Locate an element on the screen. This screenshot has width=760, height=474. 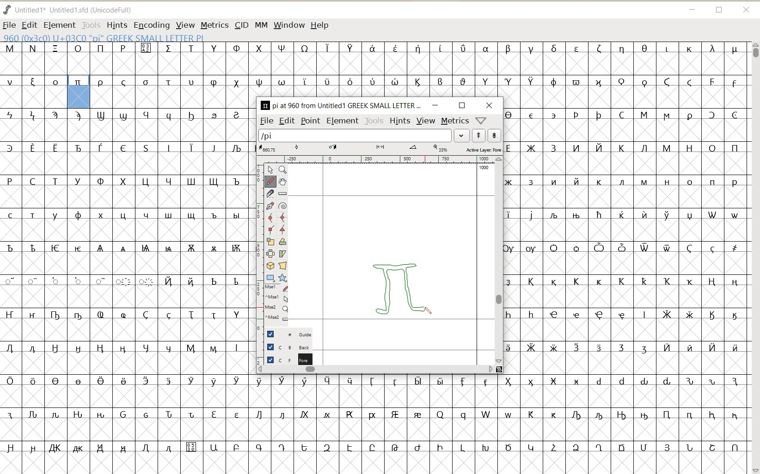
glyph characters is located at coordinates (633, 242).